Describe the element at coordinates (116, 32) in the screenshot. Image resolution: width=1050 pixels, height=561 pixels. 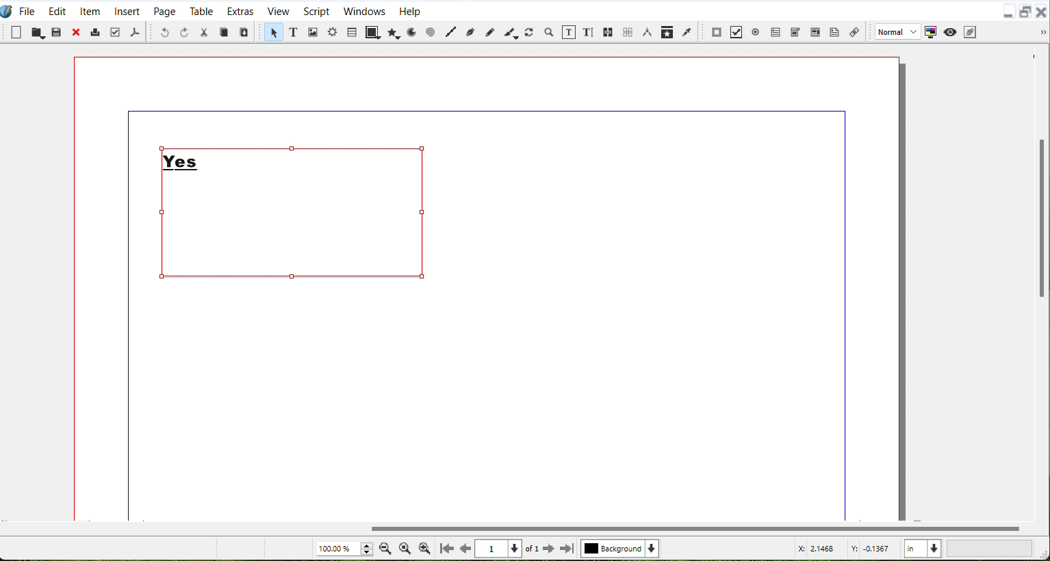
I see `Preflight verifier` at that location.